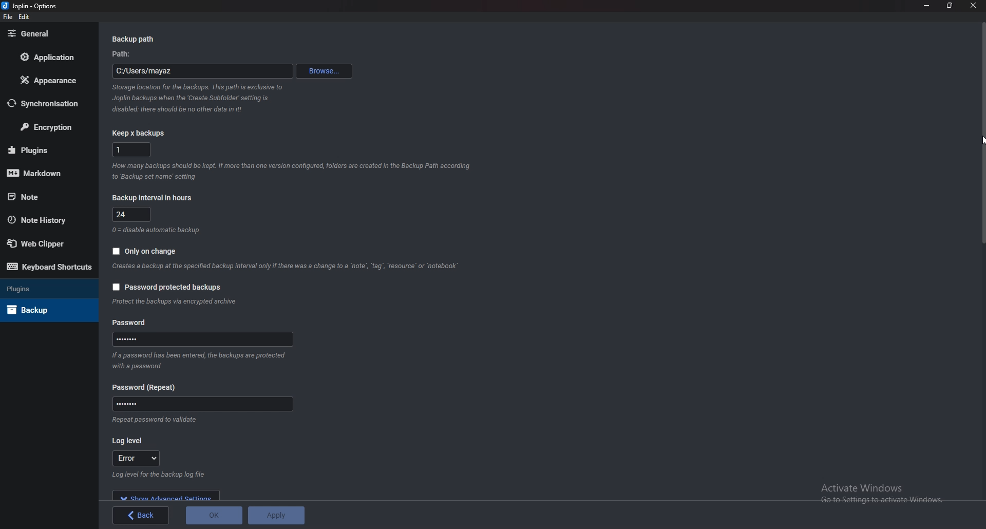  What do you see at coordinates (41, 288) in the screenshot?
I see `Plugins` at bounding box center [41, 288].